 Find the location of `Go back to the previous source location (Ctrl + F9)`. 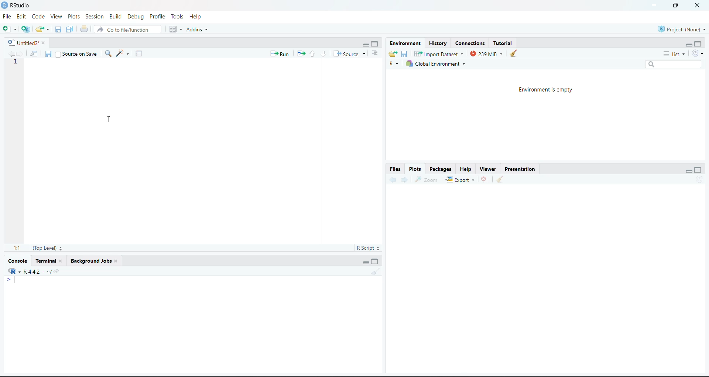

Go back to the previous source location (Ctrl + F9) is located at coordinates (11, 52).